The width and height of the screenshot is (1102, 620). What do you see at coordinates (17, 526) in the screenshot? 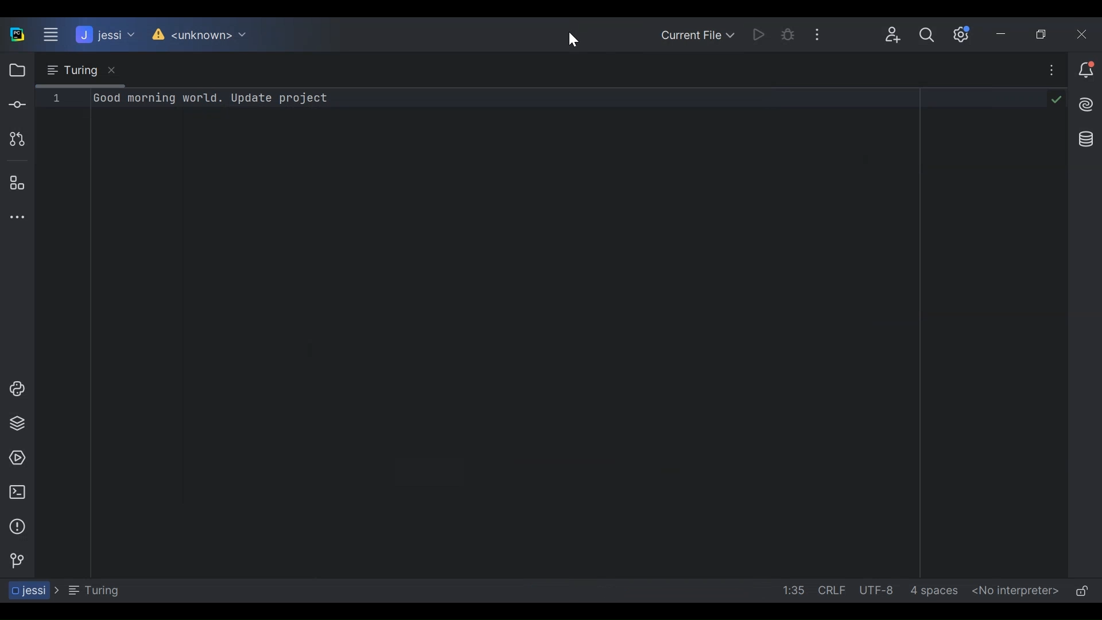
I see `Problem ` at bounding box center [17, 526].